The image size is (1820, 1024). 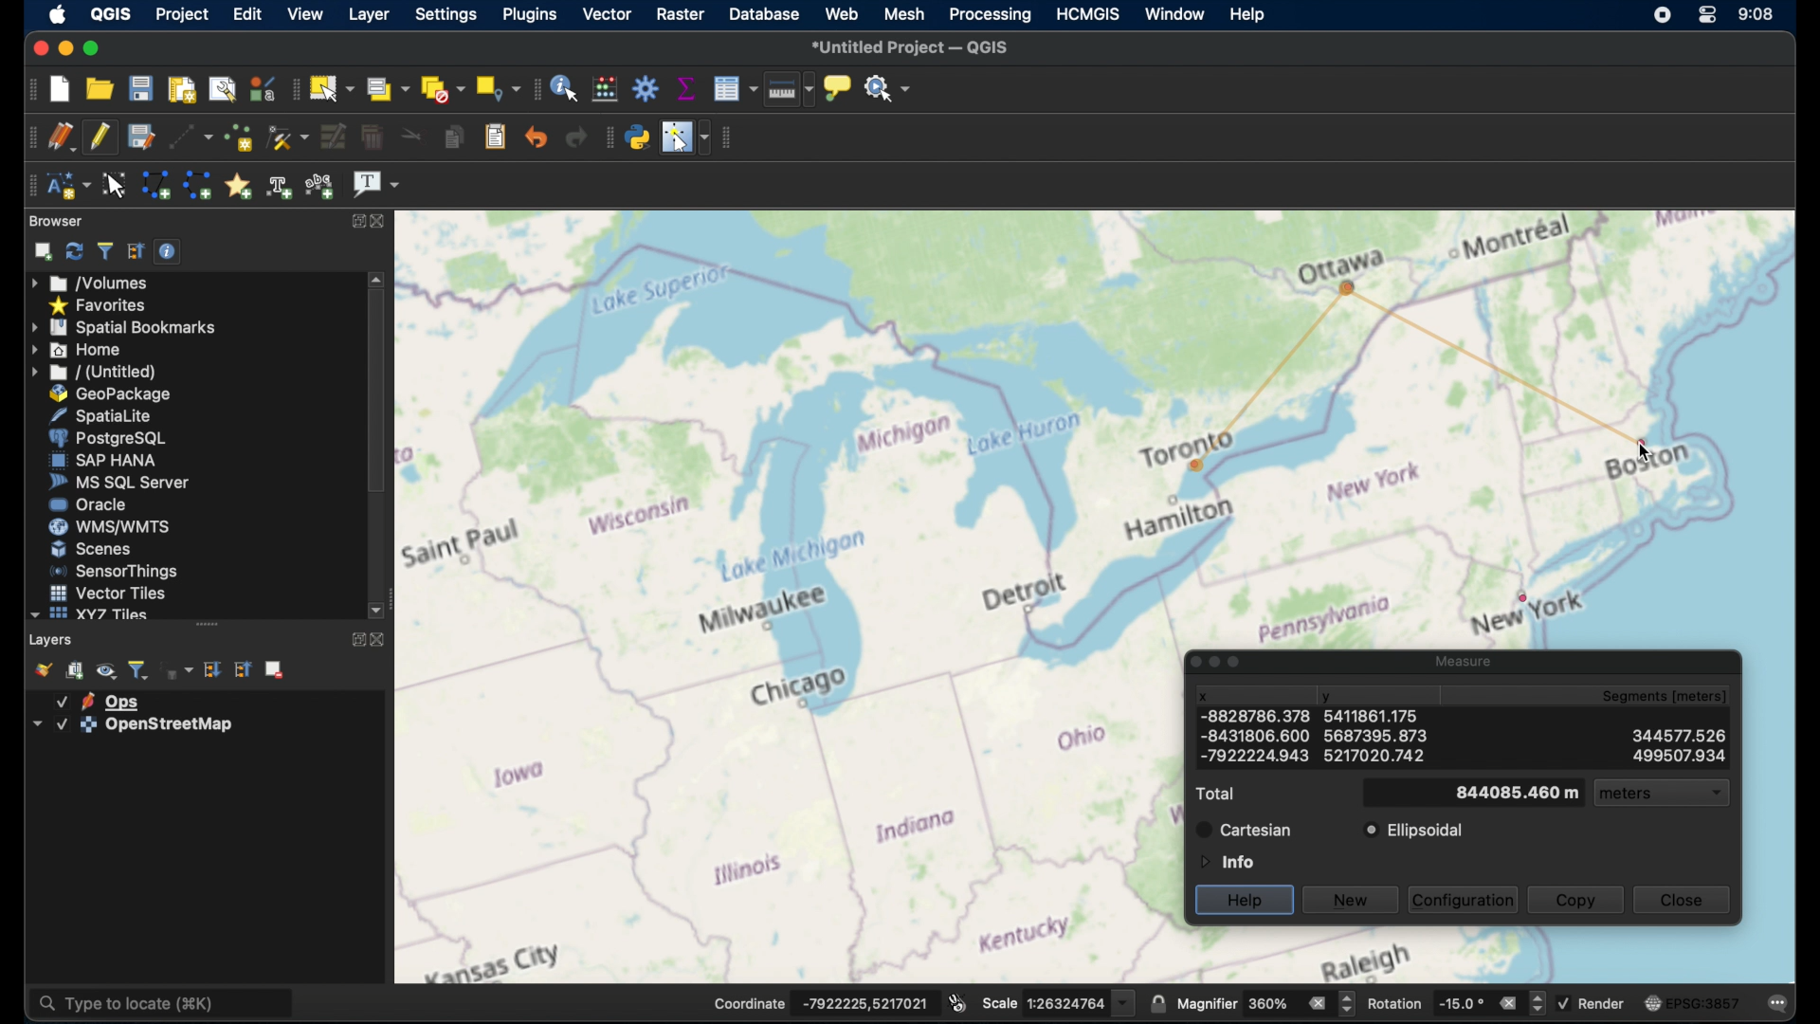 I want to click on digitize with segment, so click(x=190, y=136).